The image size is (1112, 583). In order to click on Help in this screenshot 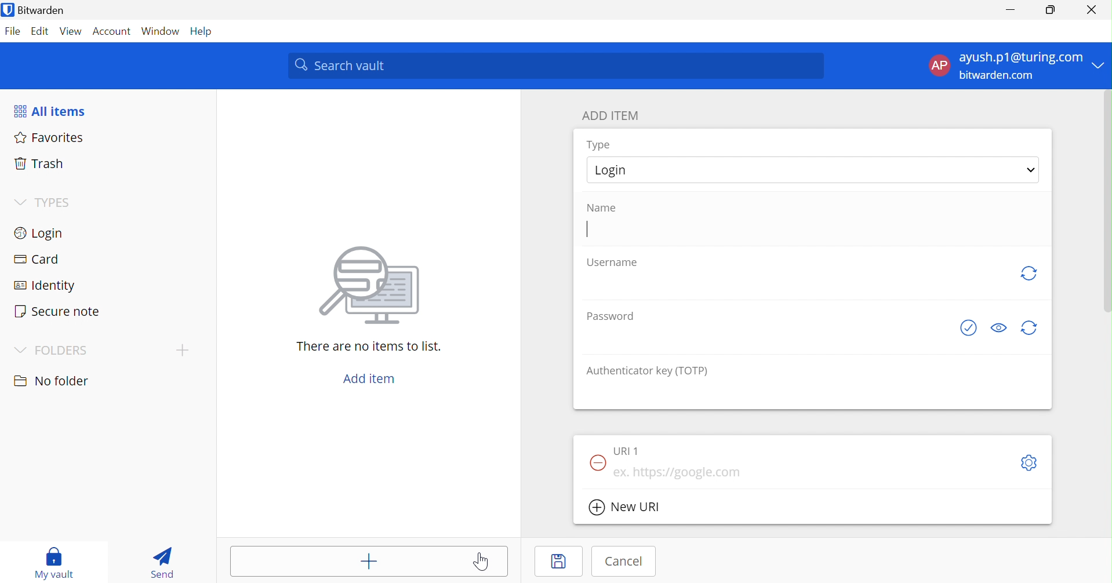, I will do `click(202, 32)`.